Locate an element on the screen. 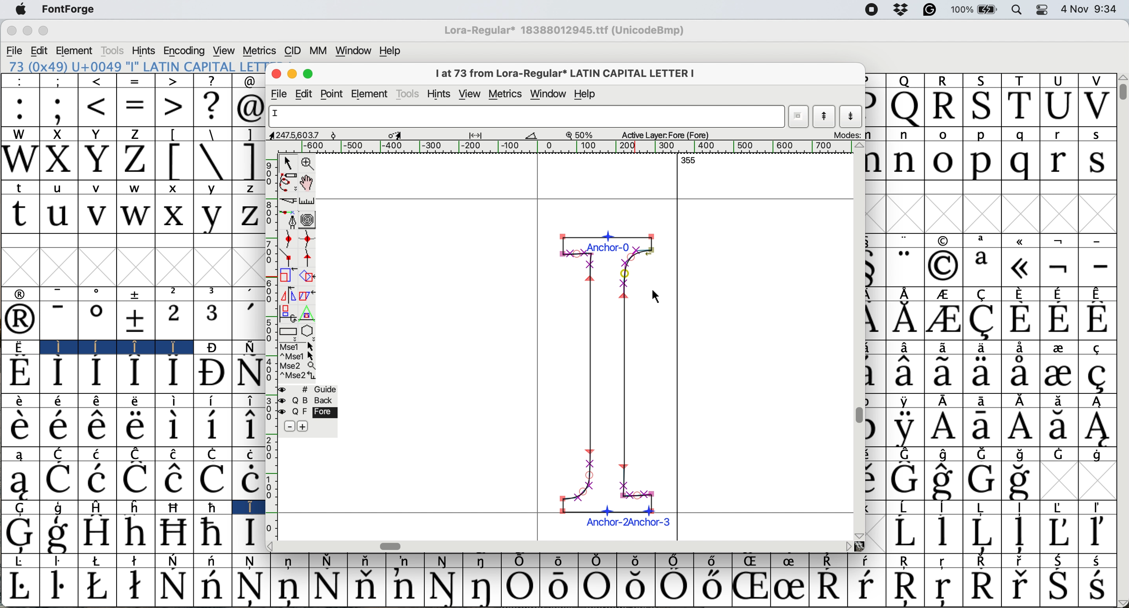  = is located at coordinates (136, 109).